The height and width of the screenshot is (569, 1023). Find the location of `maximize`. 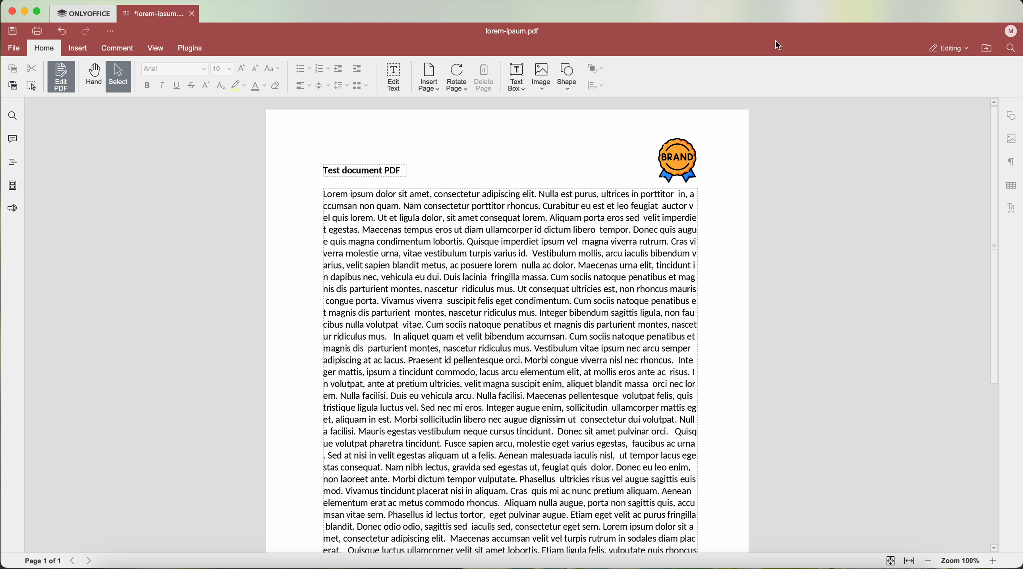

maximize is located at coordinates (38, 11).